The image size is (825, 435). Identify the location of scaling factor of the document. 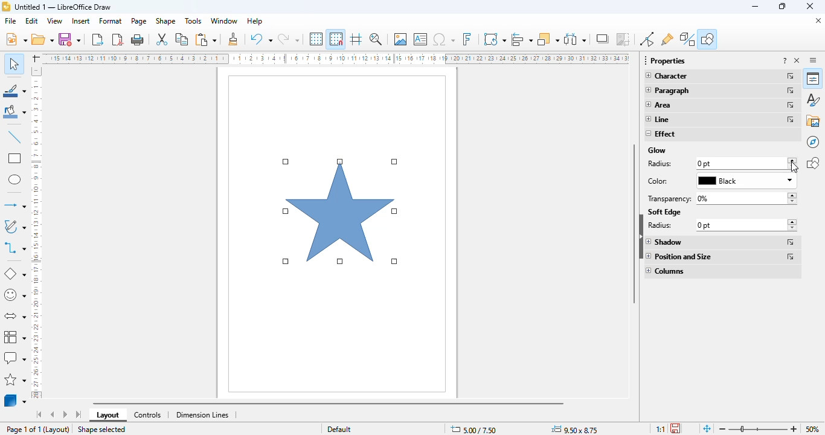
(660, 428).